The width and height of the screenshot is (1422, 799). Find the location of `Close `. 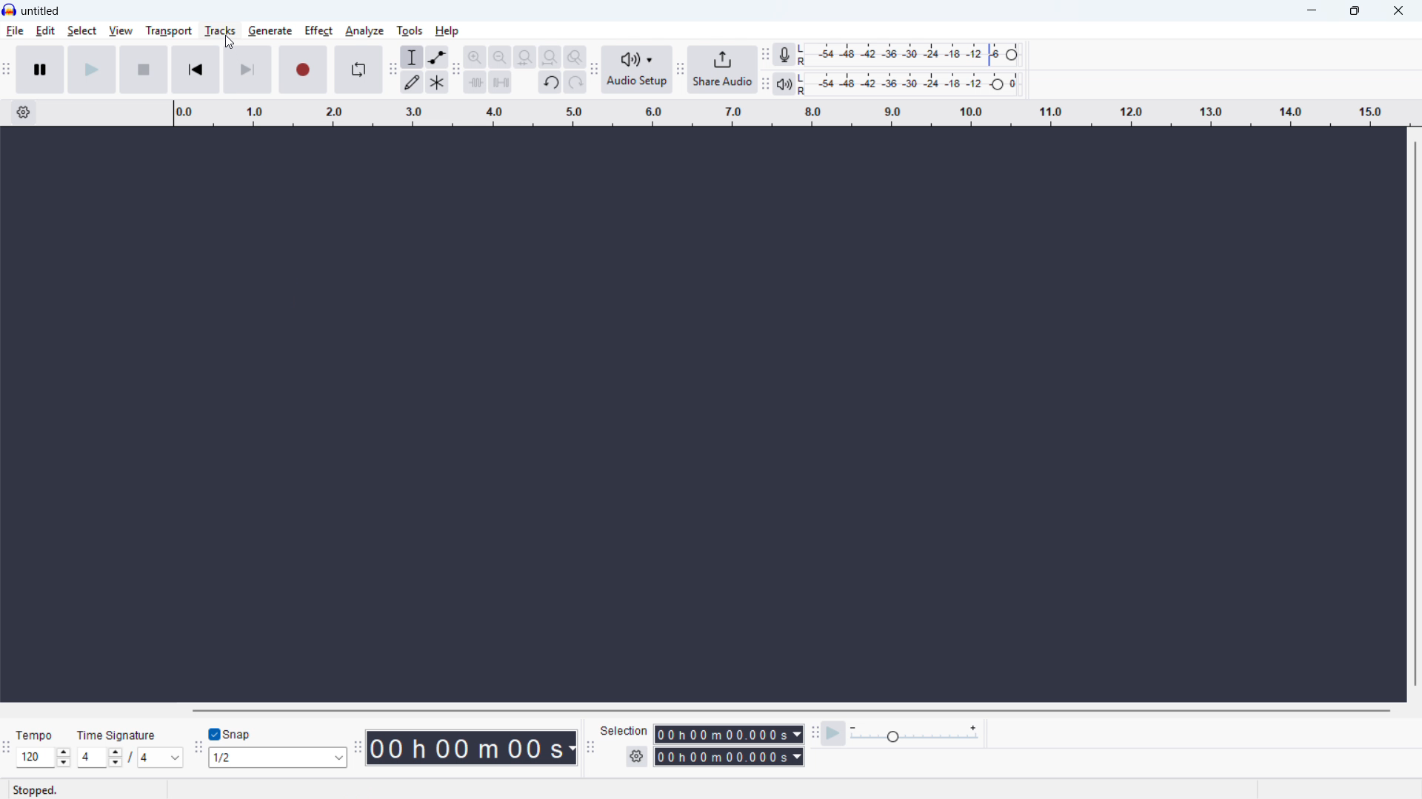

Close  is located at coordinates (1398, 11).